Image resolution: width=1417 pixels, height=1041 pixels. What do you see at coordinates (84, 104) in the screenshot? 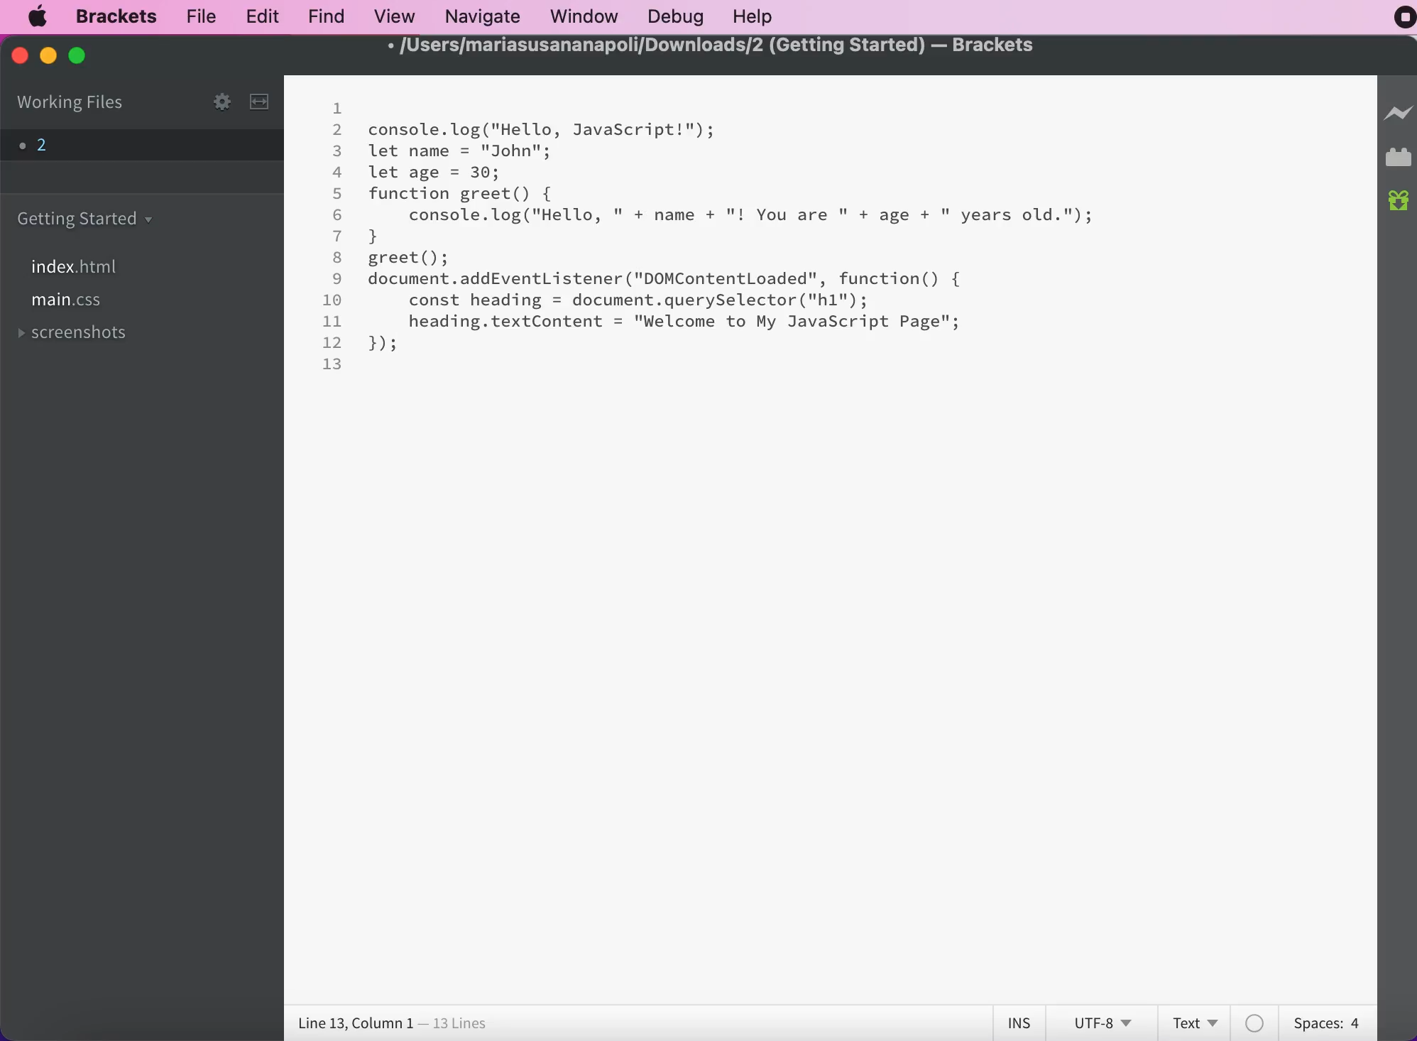
I see `working files` at bounding box center [84, 104].